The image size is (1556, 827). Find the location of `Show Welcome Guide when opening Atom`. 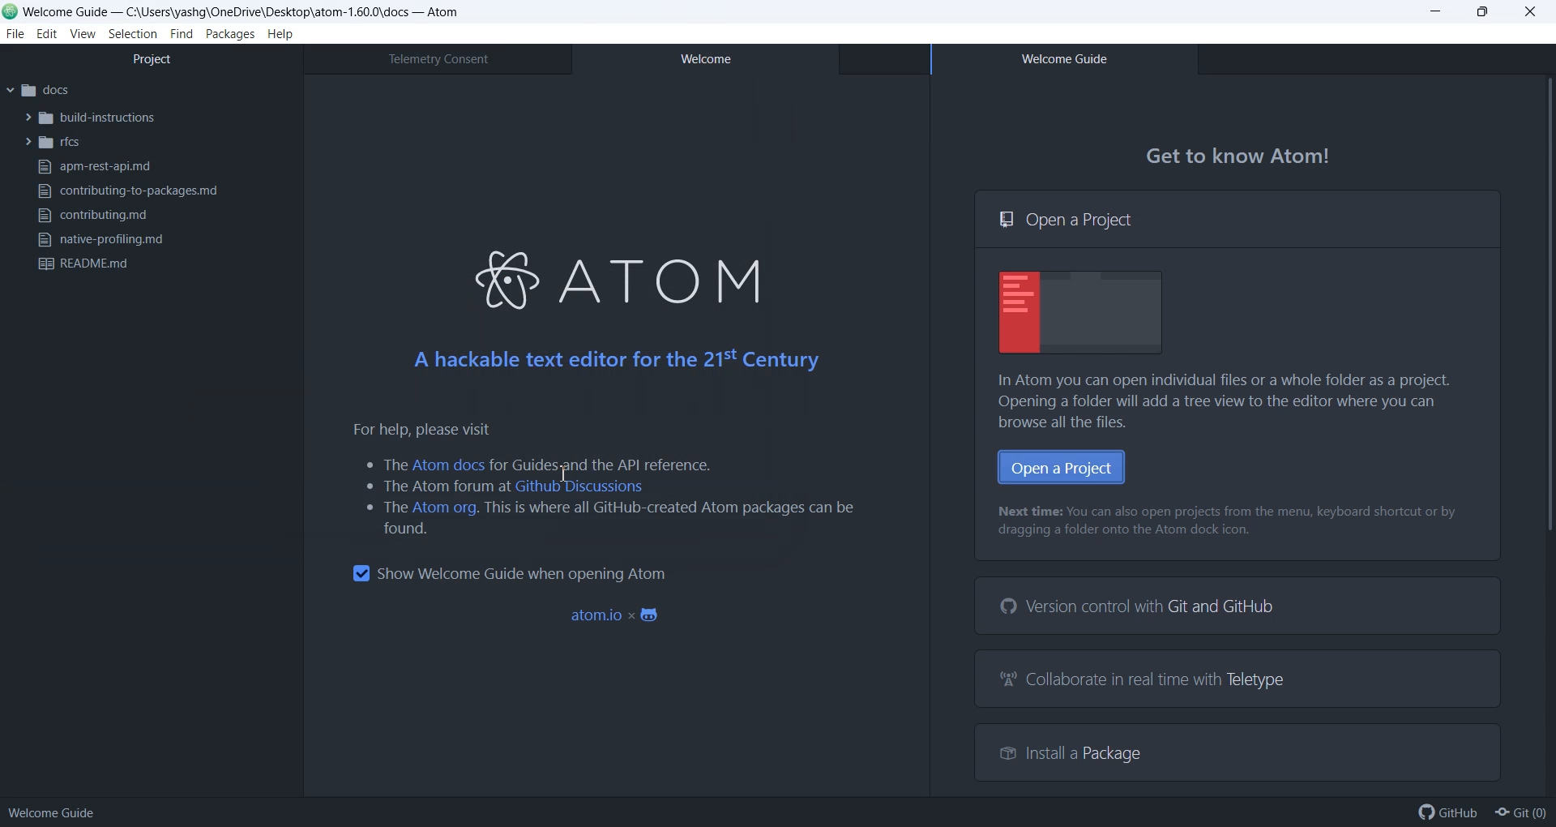

Show Welcome Guide when opening Atom is located at coordinates (508, 573).